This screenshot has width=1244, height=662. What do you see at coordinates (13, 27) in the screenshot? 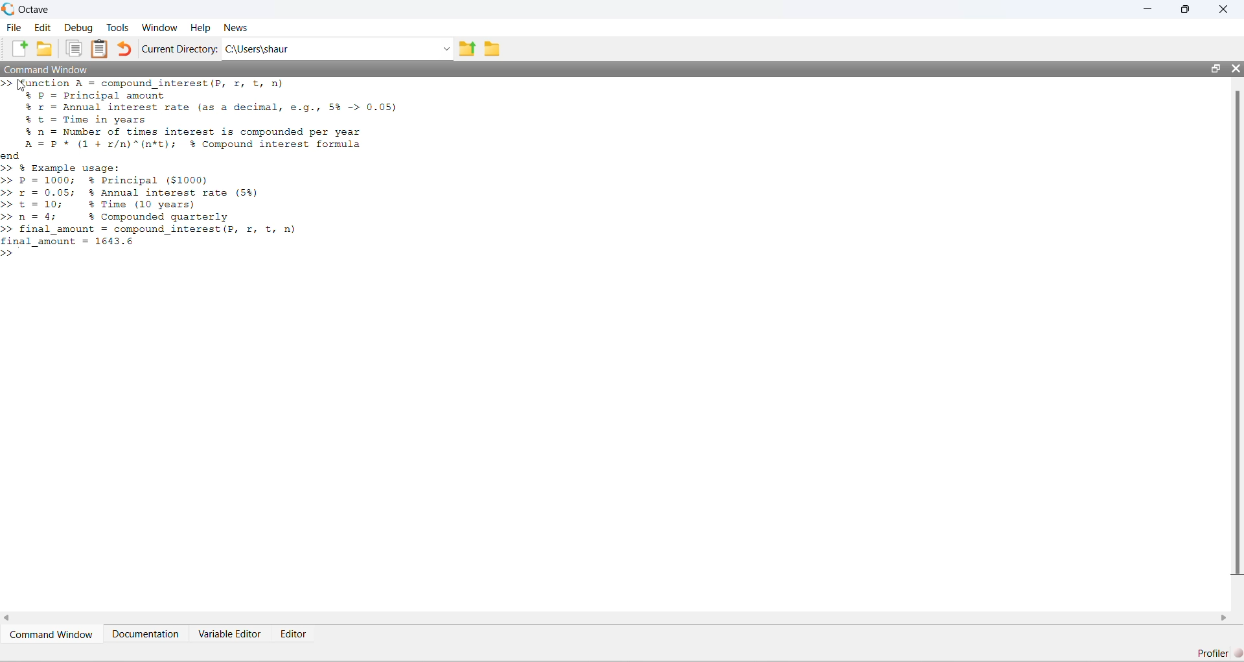
I see `File` at bounding box center [13, 27].